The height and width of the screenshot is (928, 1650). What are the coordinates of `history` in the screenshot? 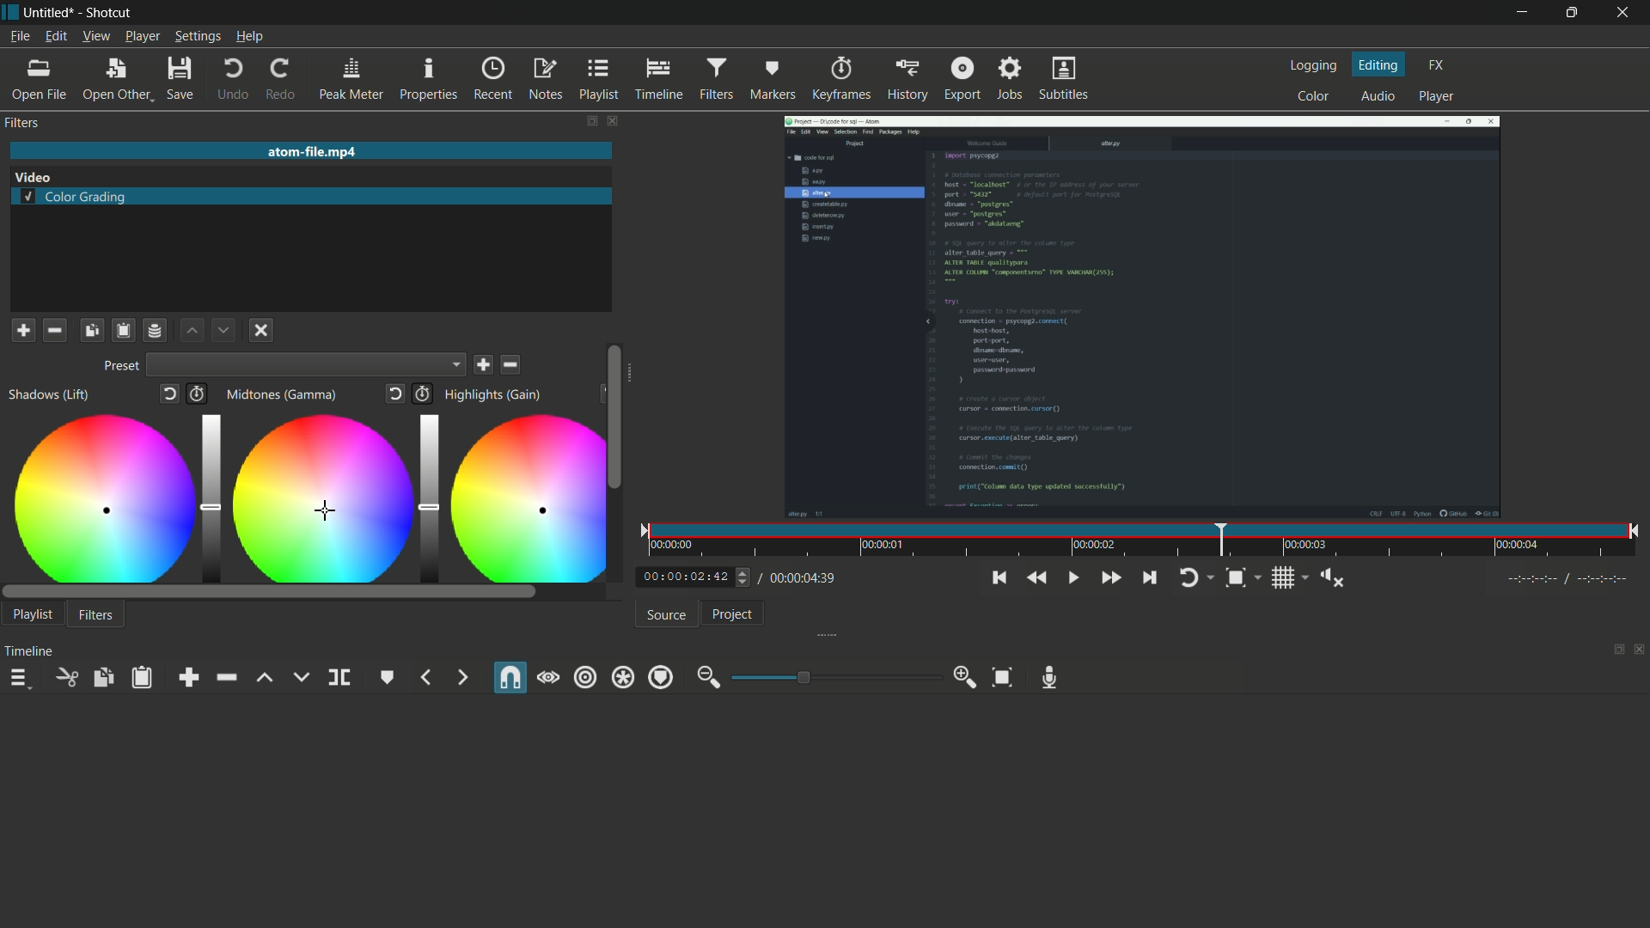 It's located at (907, 78).